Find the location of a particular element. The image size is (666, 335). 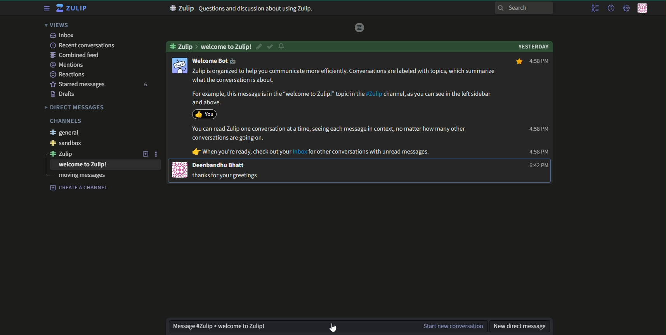

4:58 PM is located at coordinates (539, 152).